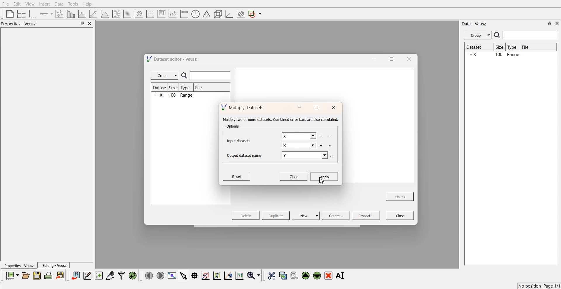 The image size is (561, 289). Describe the element at coordinates (229, 14) in the screenshot. I see `3d graph` at that location.